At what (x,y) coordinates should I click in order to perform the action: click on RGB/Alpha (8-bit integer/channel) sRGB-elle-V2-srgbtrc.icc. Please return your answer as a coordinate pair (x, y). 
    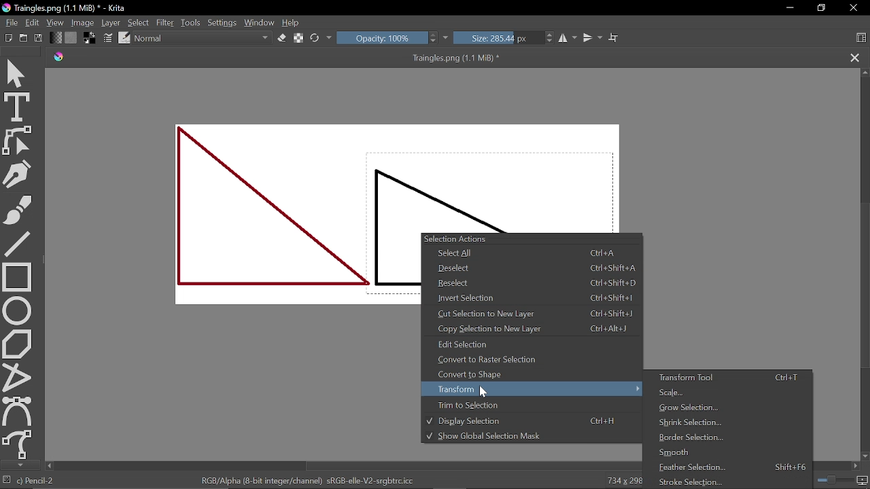
    Looking at the image, I should click on (306, 481).